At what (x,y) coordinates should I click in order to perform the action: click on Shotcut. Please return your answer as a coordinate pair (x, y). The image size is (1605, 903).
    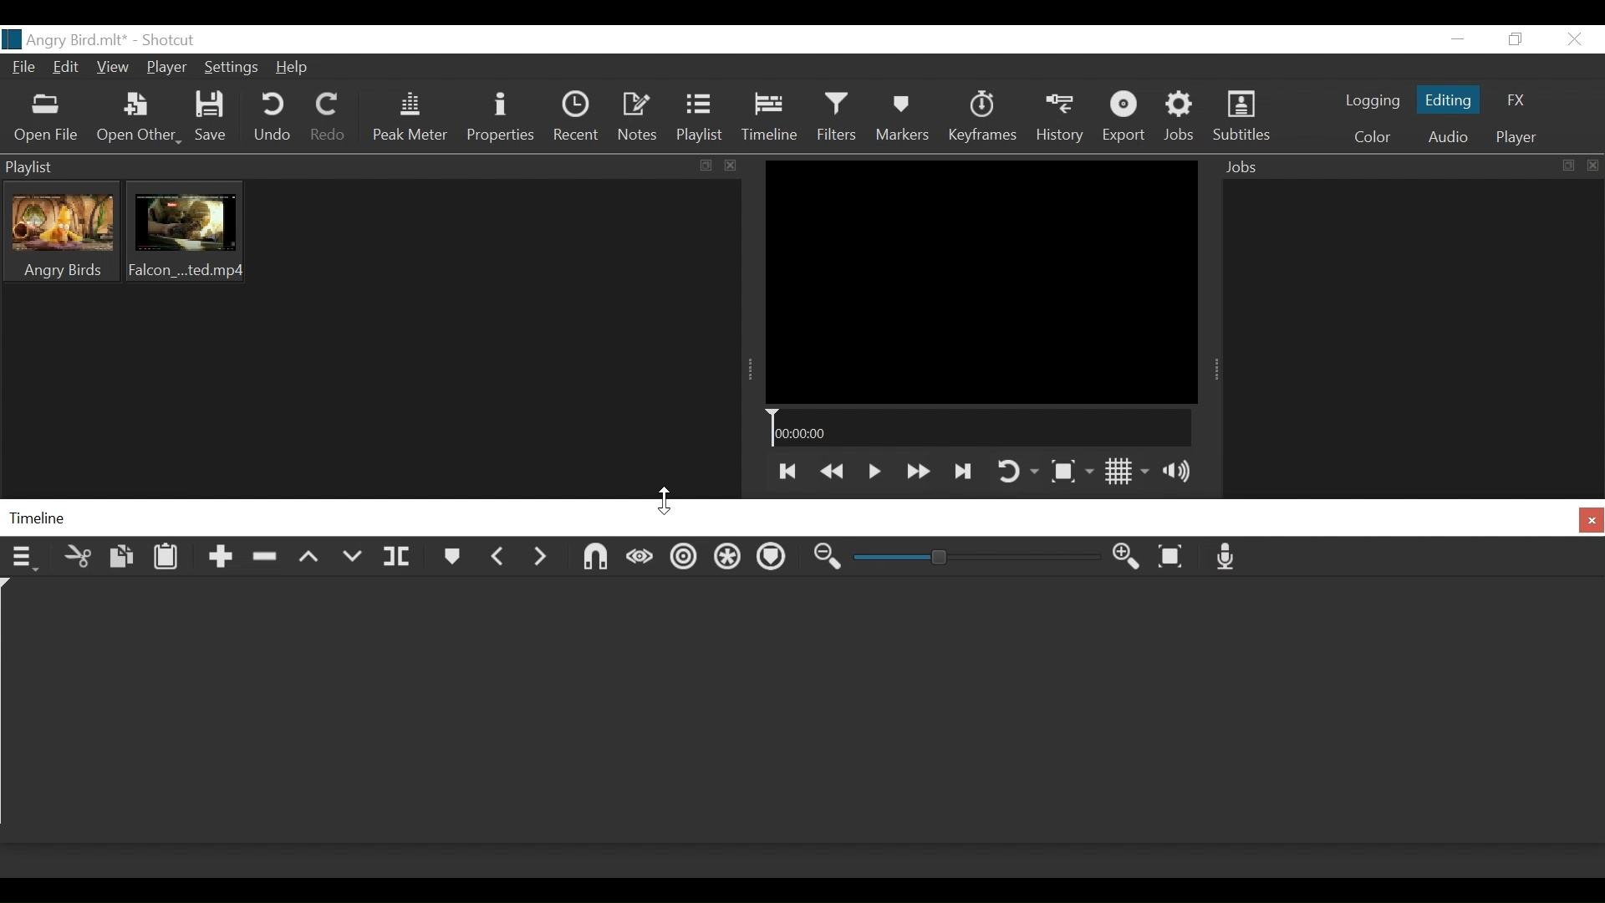
    Looking at the image, I should click on (166, 39).